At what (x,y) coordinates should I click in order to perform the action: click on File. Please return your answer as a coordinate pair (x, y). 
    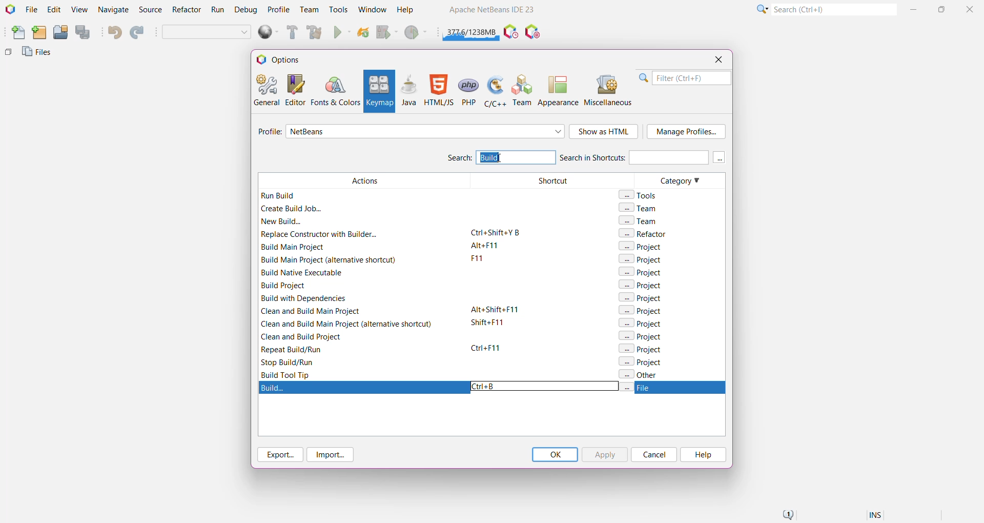
    Looking at the image, I should click on (31, 10).